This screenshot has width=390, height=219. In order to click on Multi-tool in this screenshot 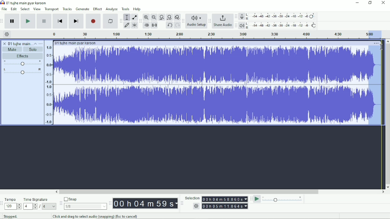, I will do `click(134, 25)`.